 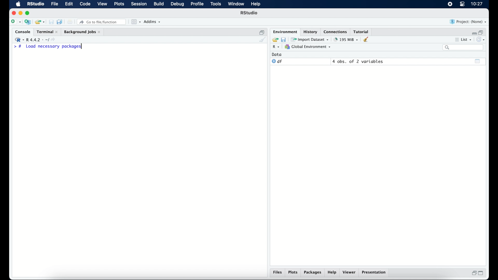 I want to click on clear workspace, so click(x=368, y=40).